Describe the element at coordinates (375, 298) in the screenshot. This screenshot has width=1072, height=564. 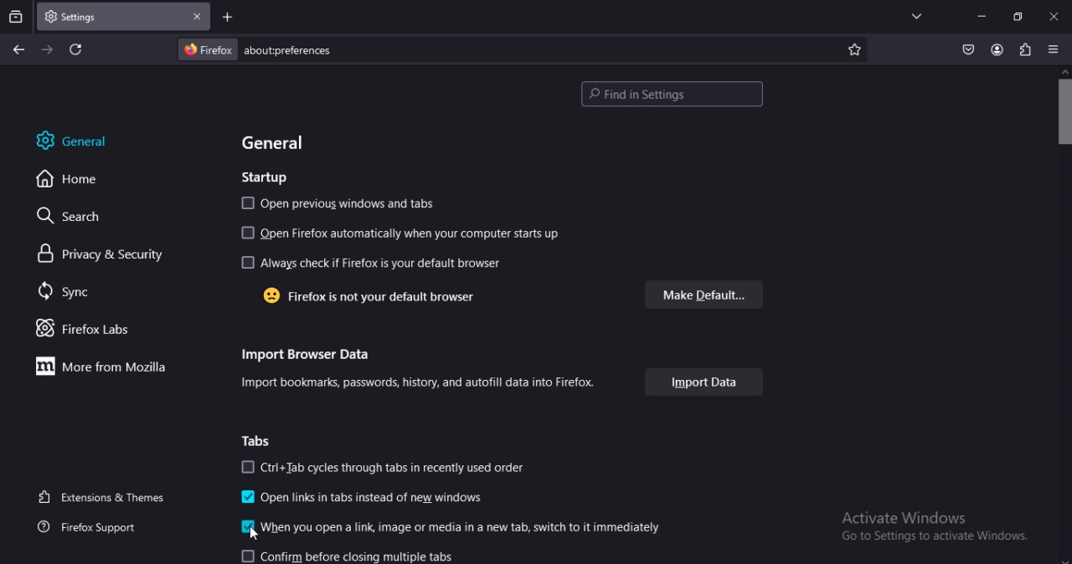
I see `firefox is not your default browser` at that location.